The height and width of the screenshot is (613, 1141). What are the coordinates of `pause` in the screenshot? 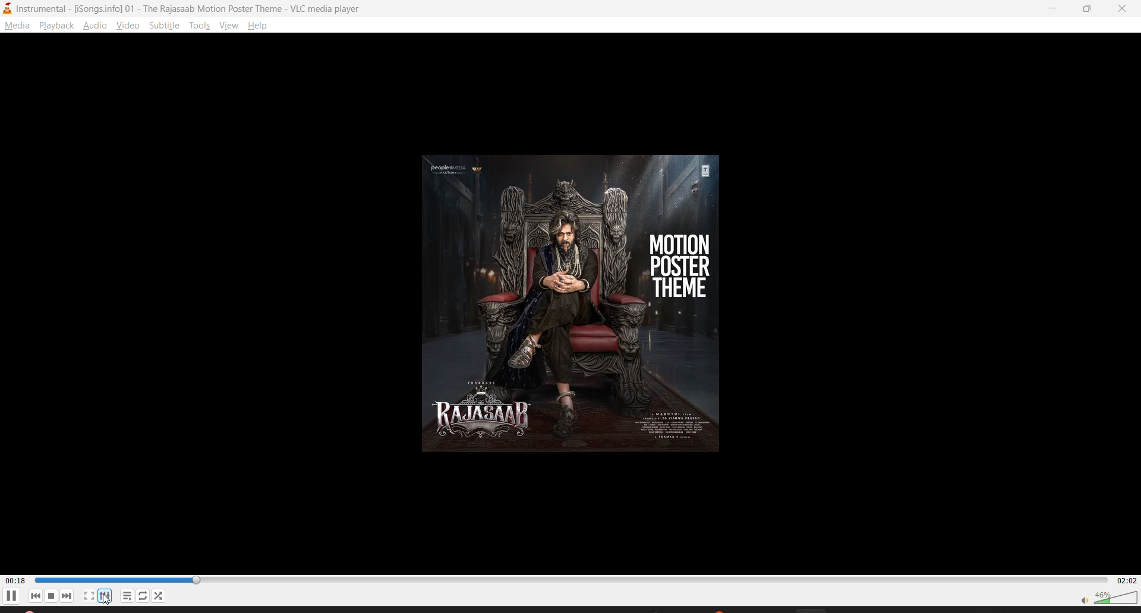 It's located at (13, 598).